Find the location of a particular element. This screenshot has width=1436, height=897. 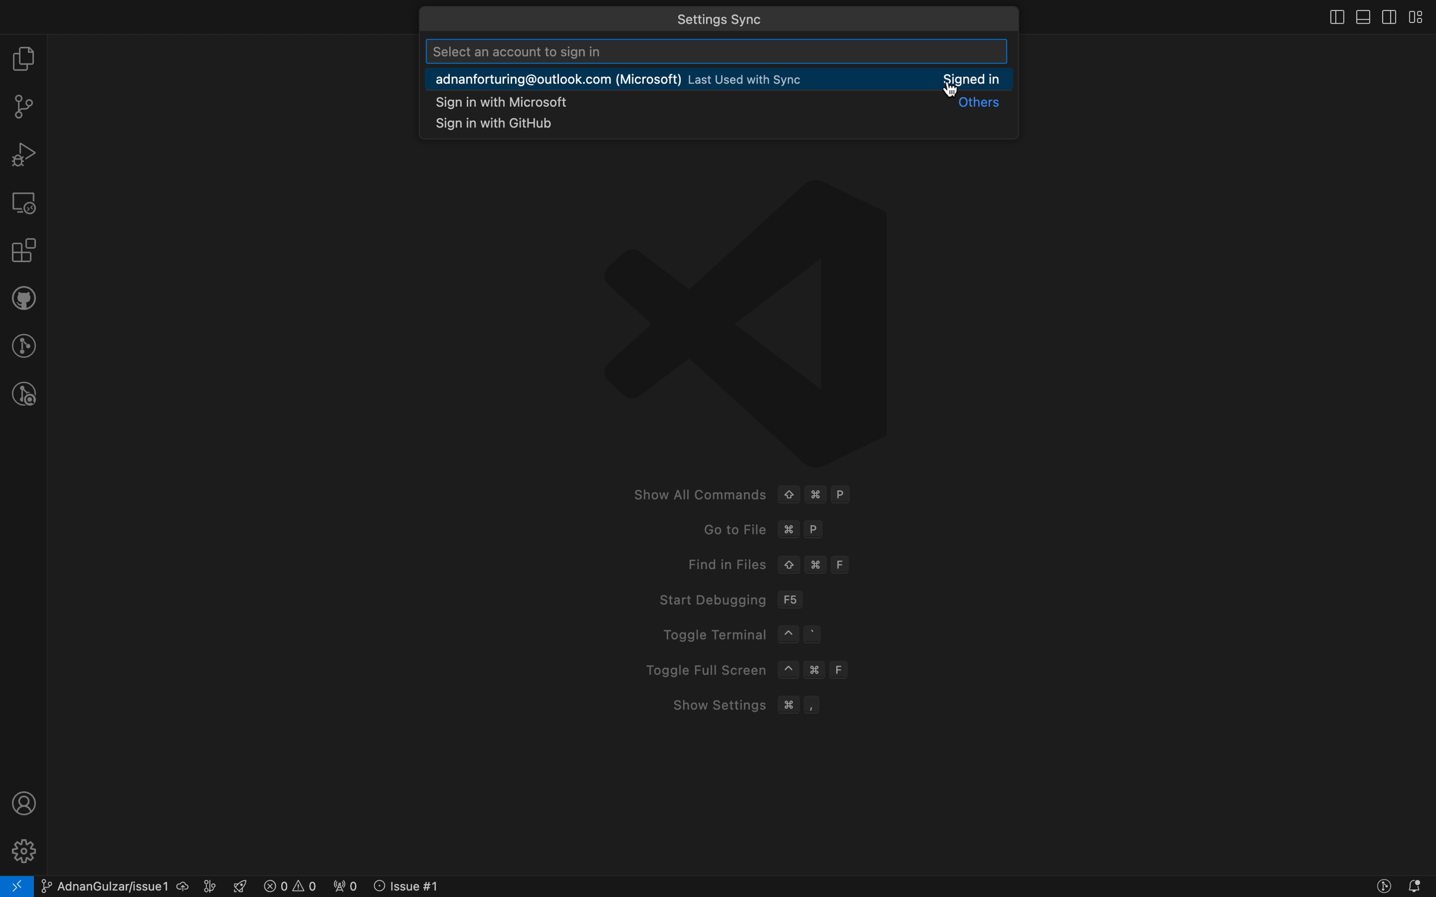

git is located at coordinates (23, 106).